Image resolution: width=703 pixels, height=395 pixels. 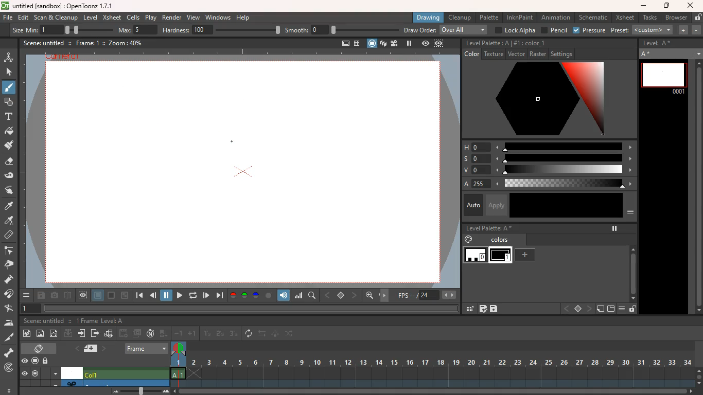 I want to click on pump, so click(x=12, y=280).